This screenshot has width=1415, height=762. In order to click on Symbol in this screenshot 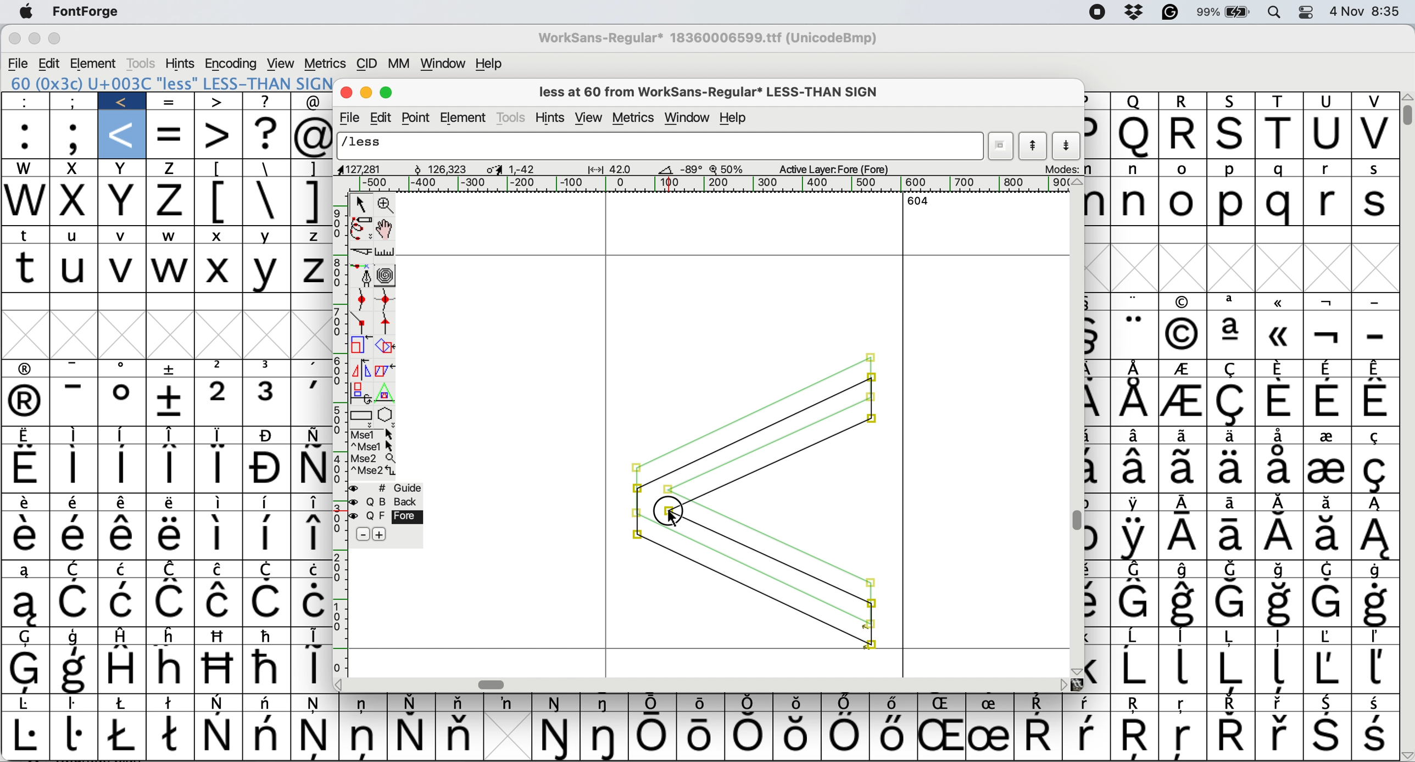, I will do `click(990, 735)`.